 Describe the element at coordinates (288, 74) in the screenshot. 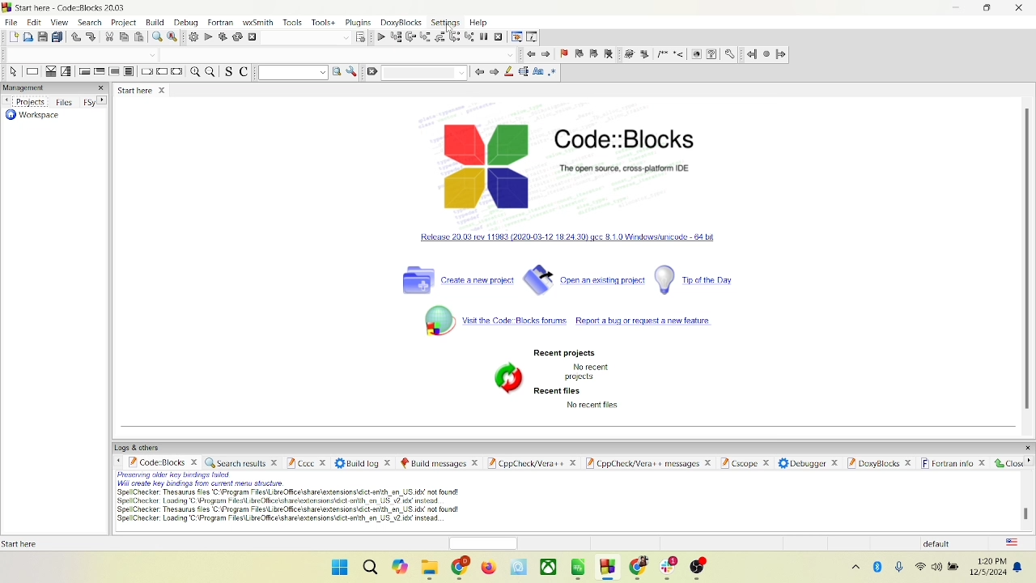

I see `text search` at that location.